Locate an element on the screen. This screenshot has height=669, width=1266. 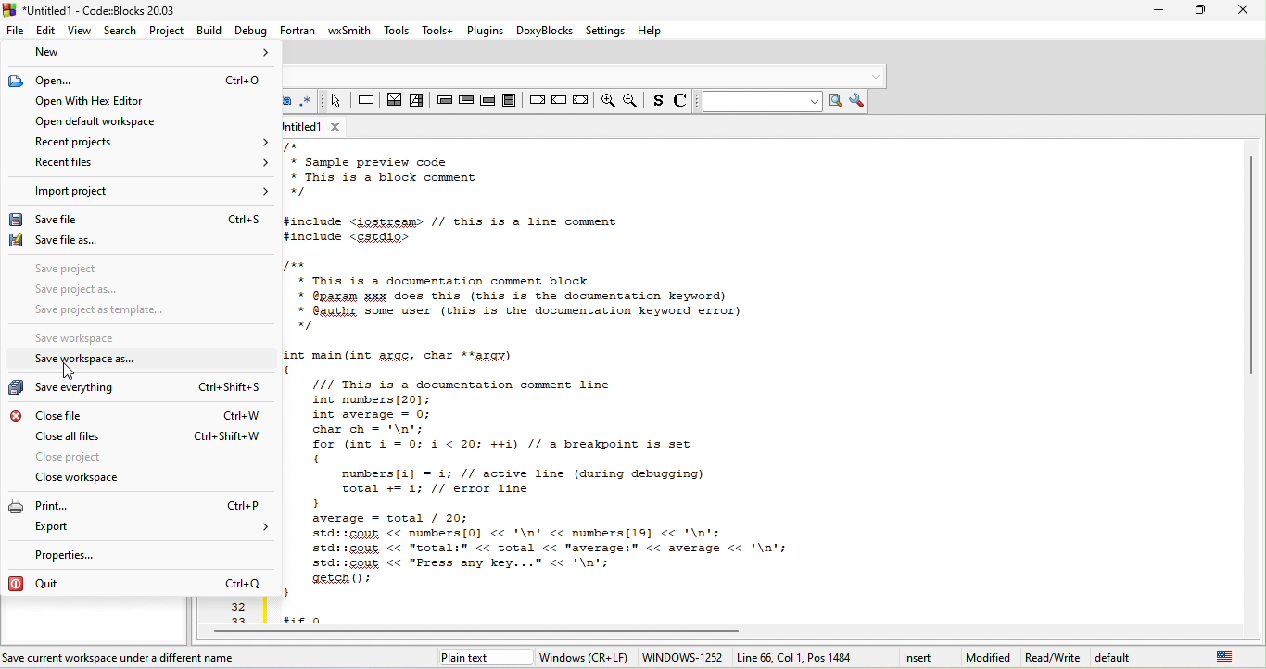
block is located at coordinates (509, 99).